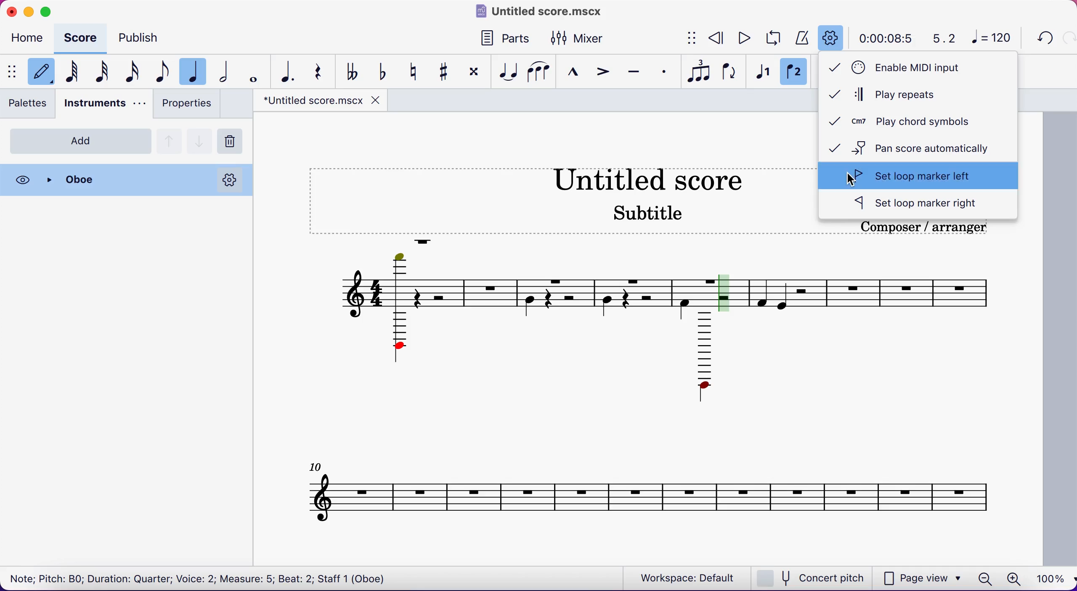 This screenshot has width=1077, height=591. What do you see at coordinates (103, 105) in the screenshot?
I see `instruments` at bounding box center [103, 105].